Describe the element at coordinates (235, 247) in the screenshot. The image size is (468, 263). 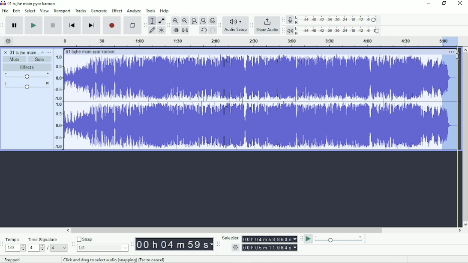
I see `settings` at that location.